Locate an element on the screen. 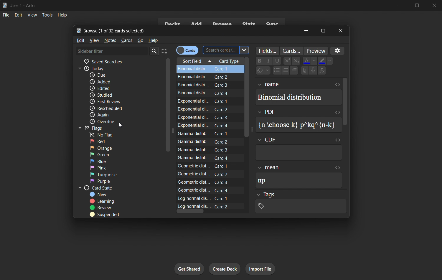 This screenshot has width=442, height=280. minimize is located at coordinates (307, 30).